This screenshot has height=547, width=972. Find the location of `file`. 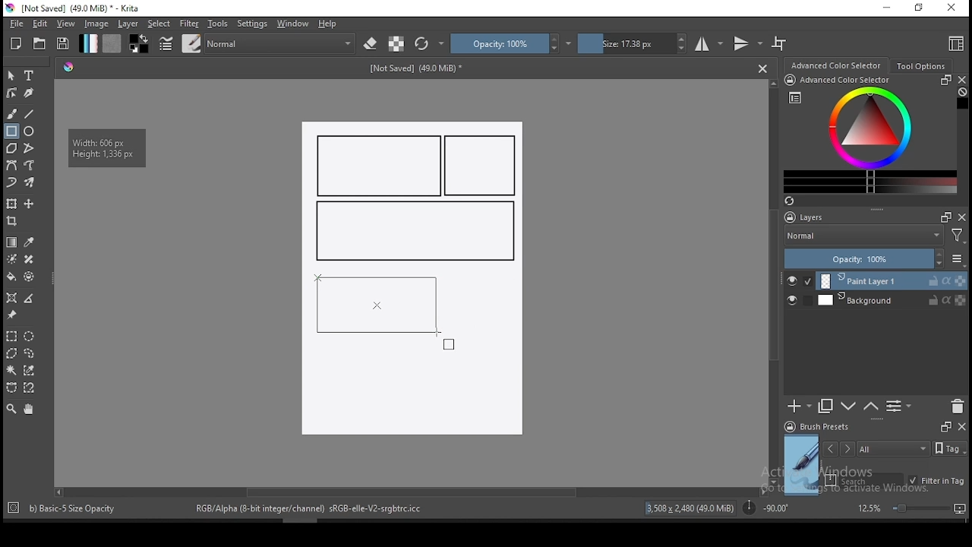

file is located at coordinates (16, 24).